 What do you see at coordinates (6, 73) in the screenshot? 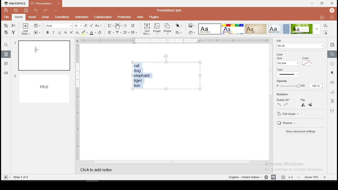
I see `support and feedback` at bounding box center [6, 73].